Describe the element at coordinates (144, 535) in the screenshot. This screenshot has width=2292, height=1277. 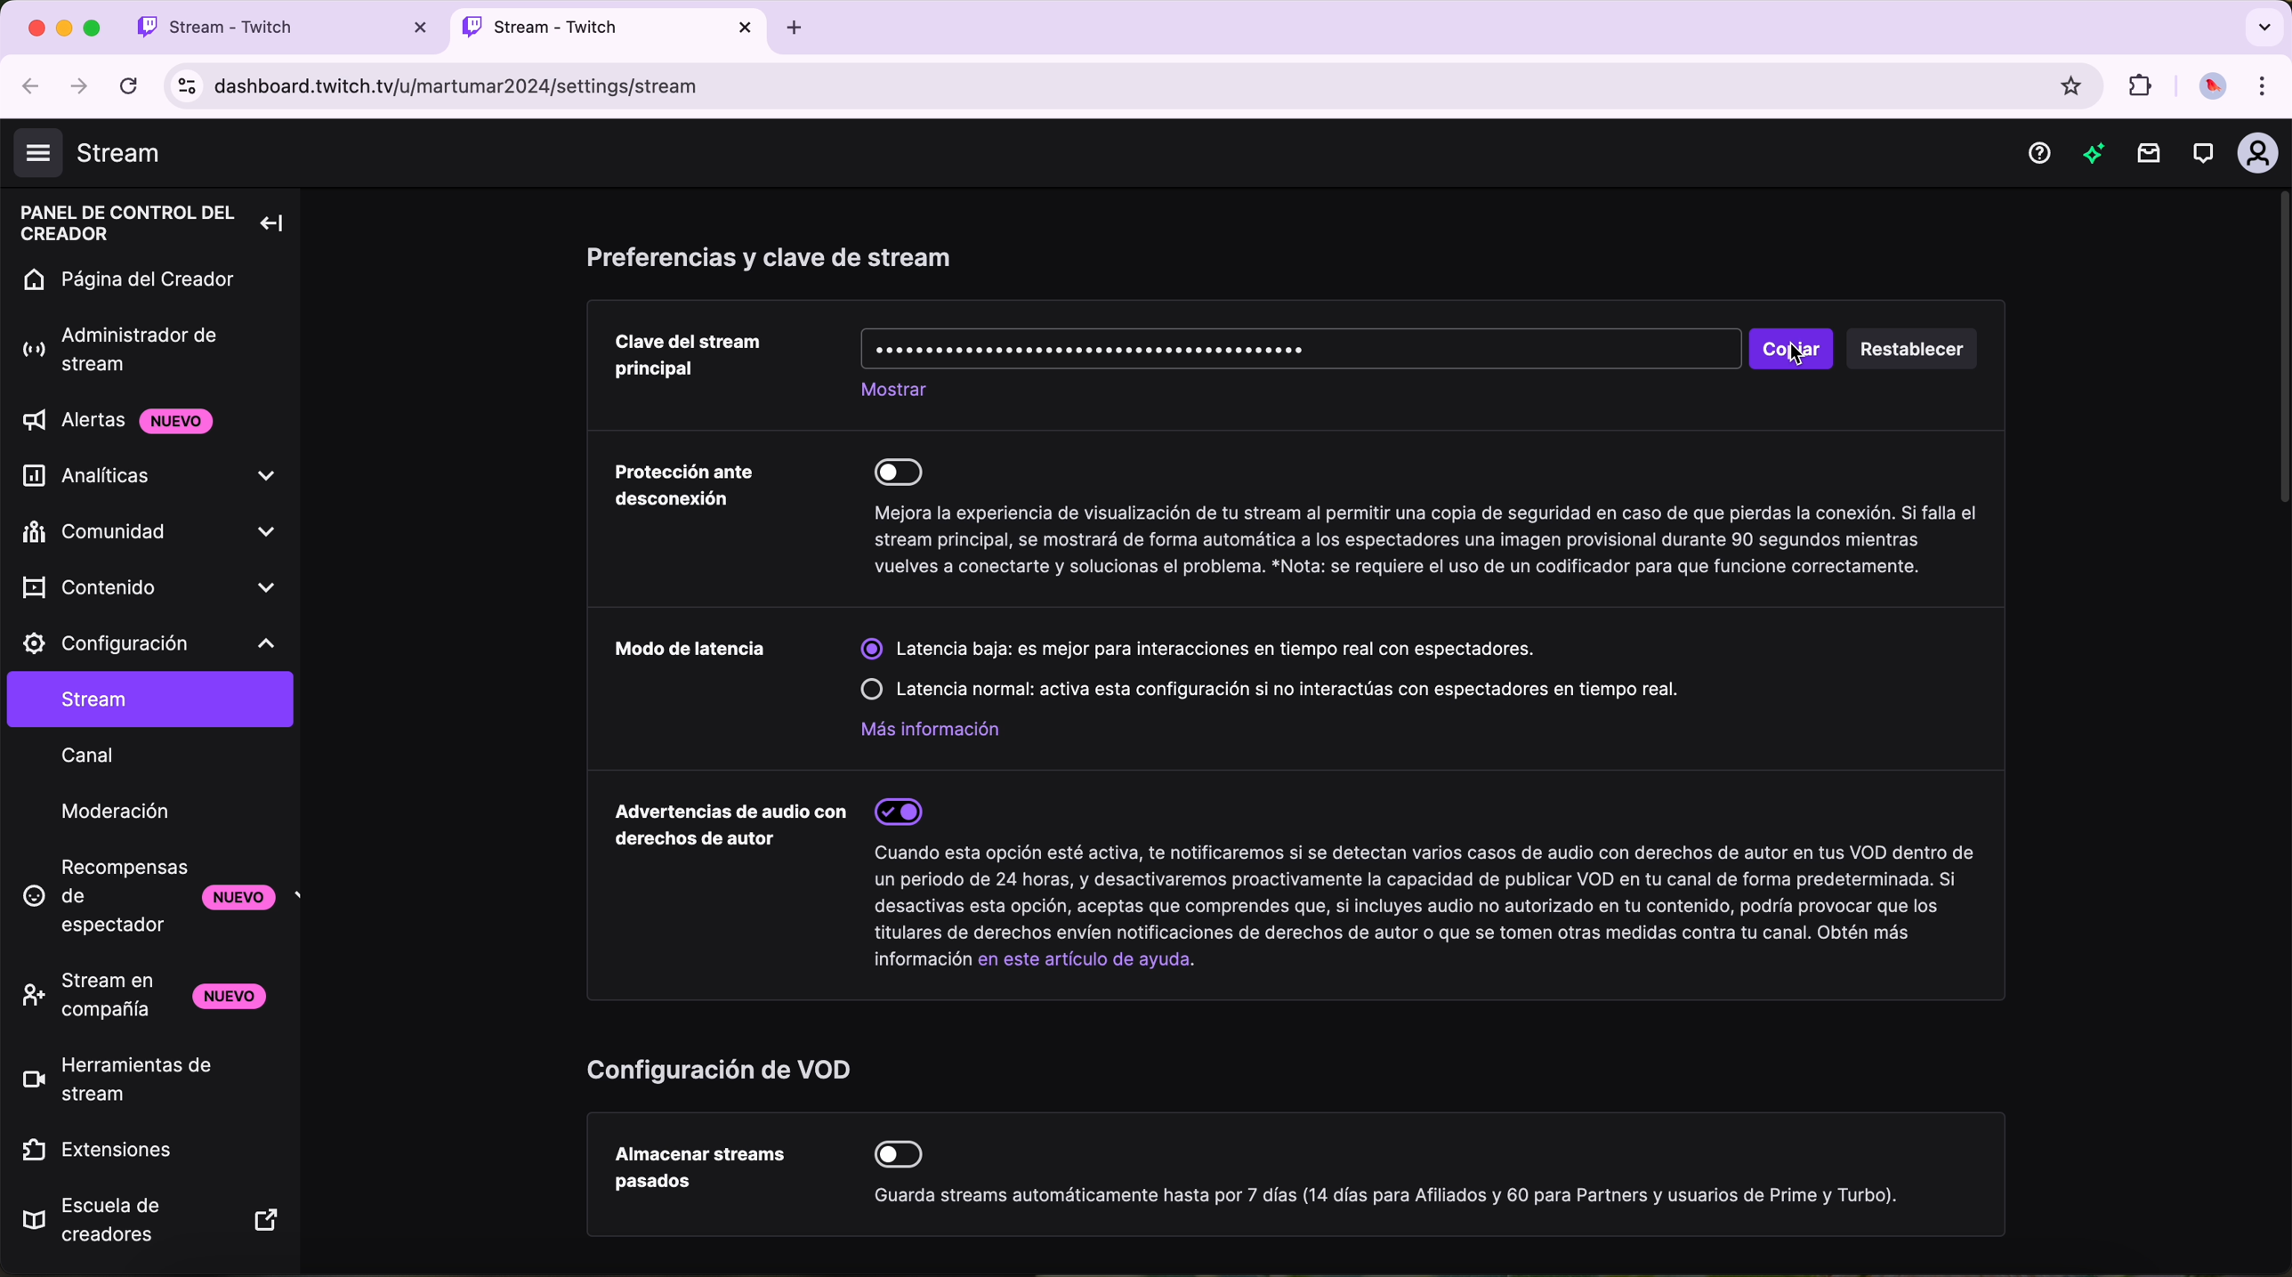
I see `community` at that location.